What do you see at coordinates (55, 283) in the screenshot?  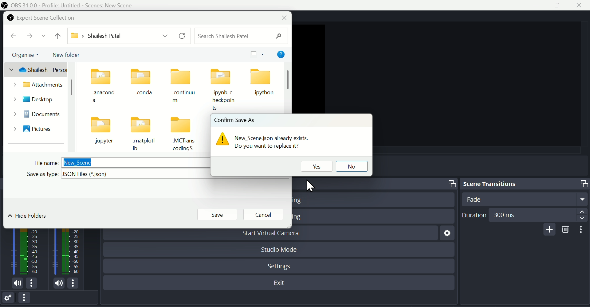 I see `volume` at bounding box center [55, 283].